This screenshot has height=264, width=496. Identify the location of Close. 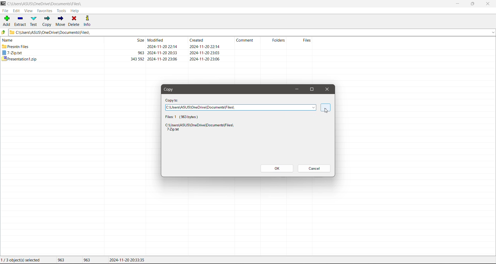
(488, 4).